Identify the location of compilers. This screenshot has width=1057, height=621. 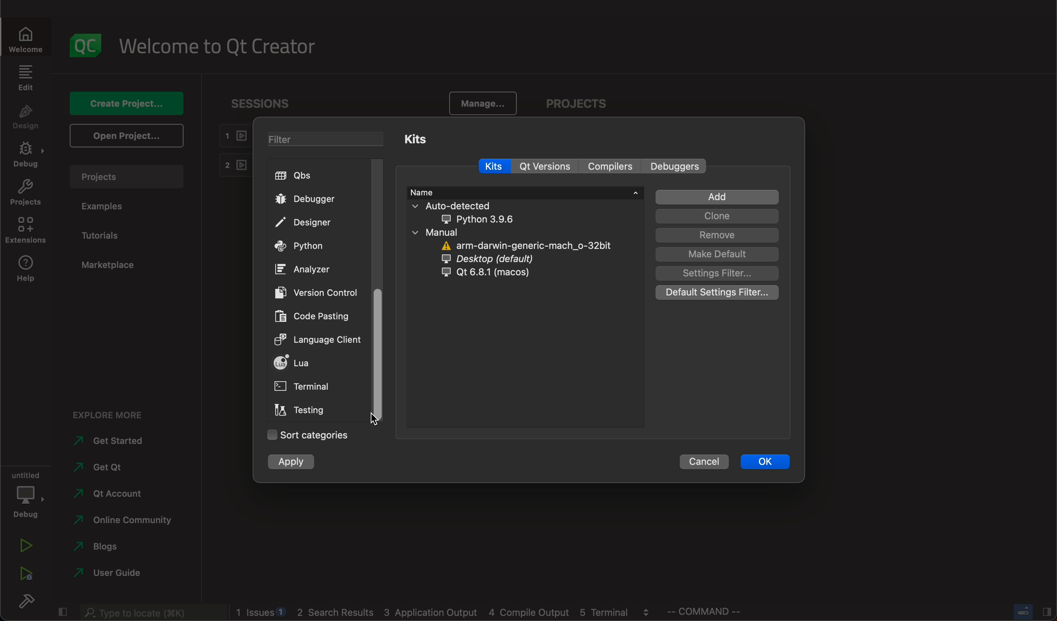
(609, 166).